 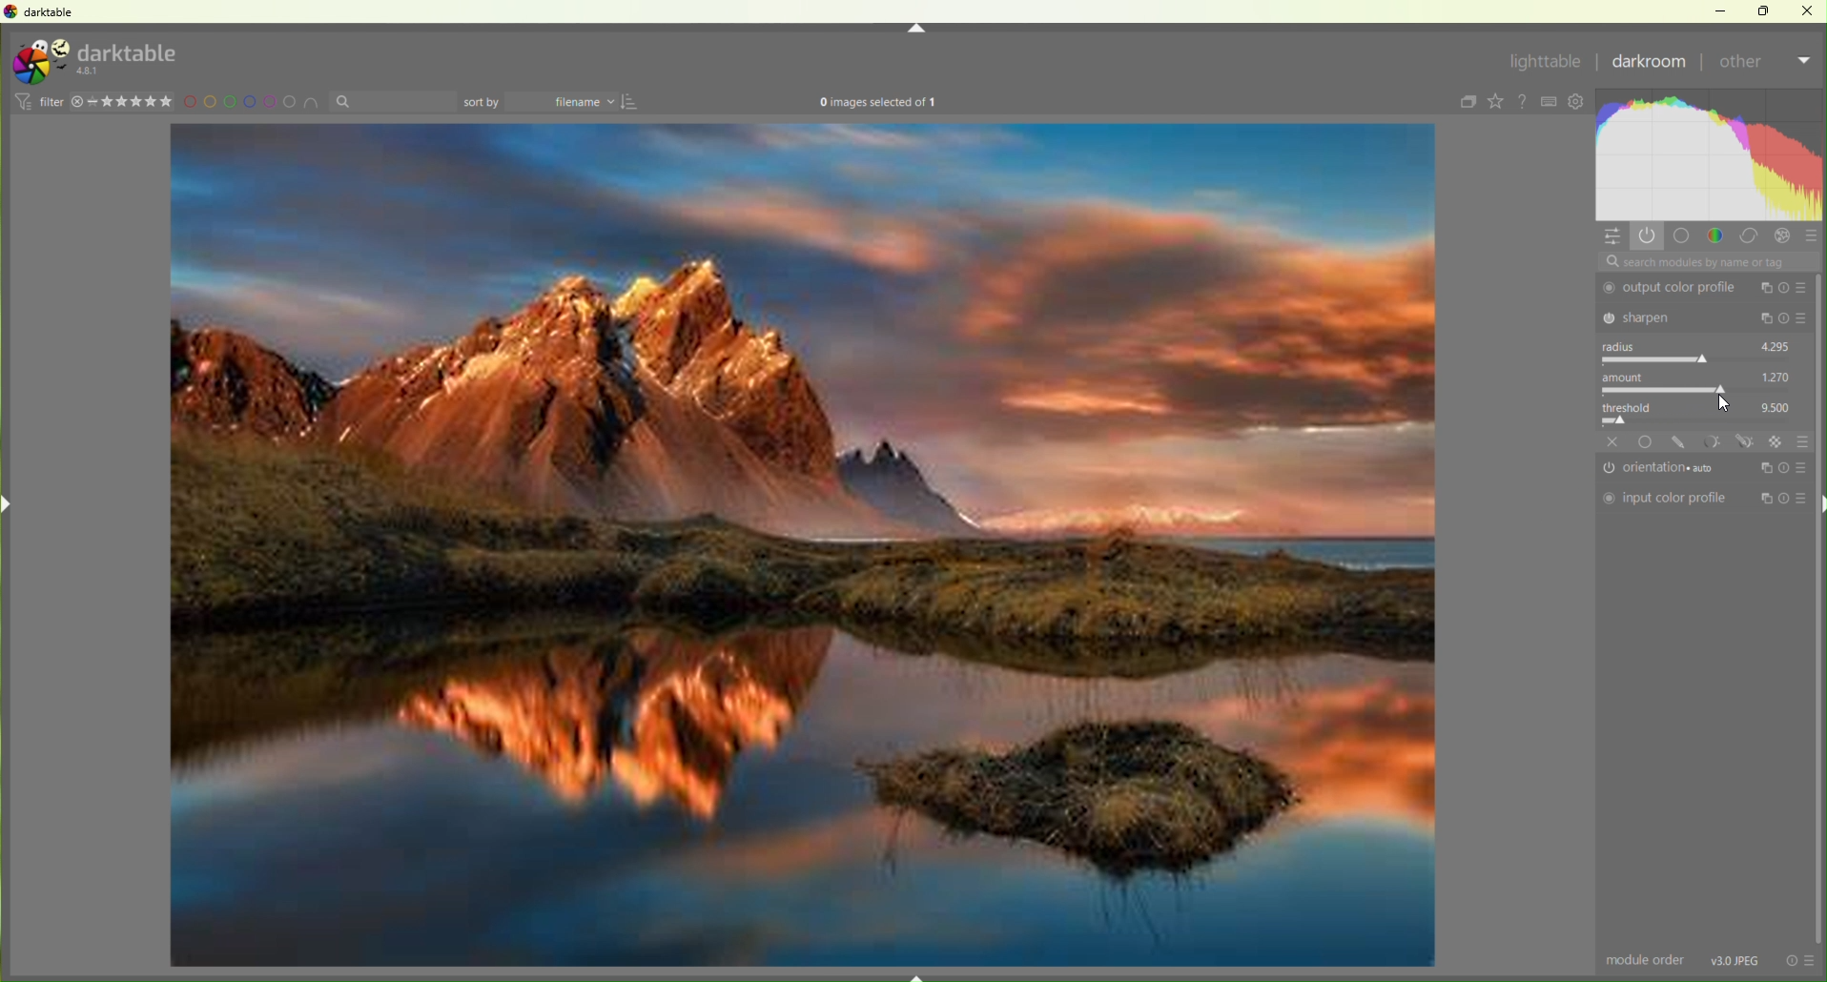 What do you see at coordinates (1777, 405) in the screenshot?
I see `value` at bounding box center [1777, 405].